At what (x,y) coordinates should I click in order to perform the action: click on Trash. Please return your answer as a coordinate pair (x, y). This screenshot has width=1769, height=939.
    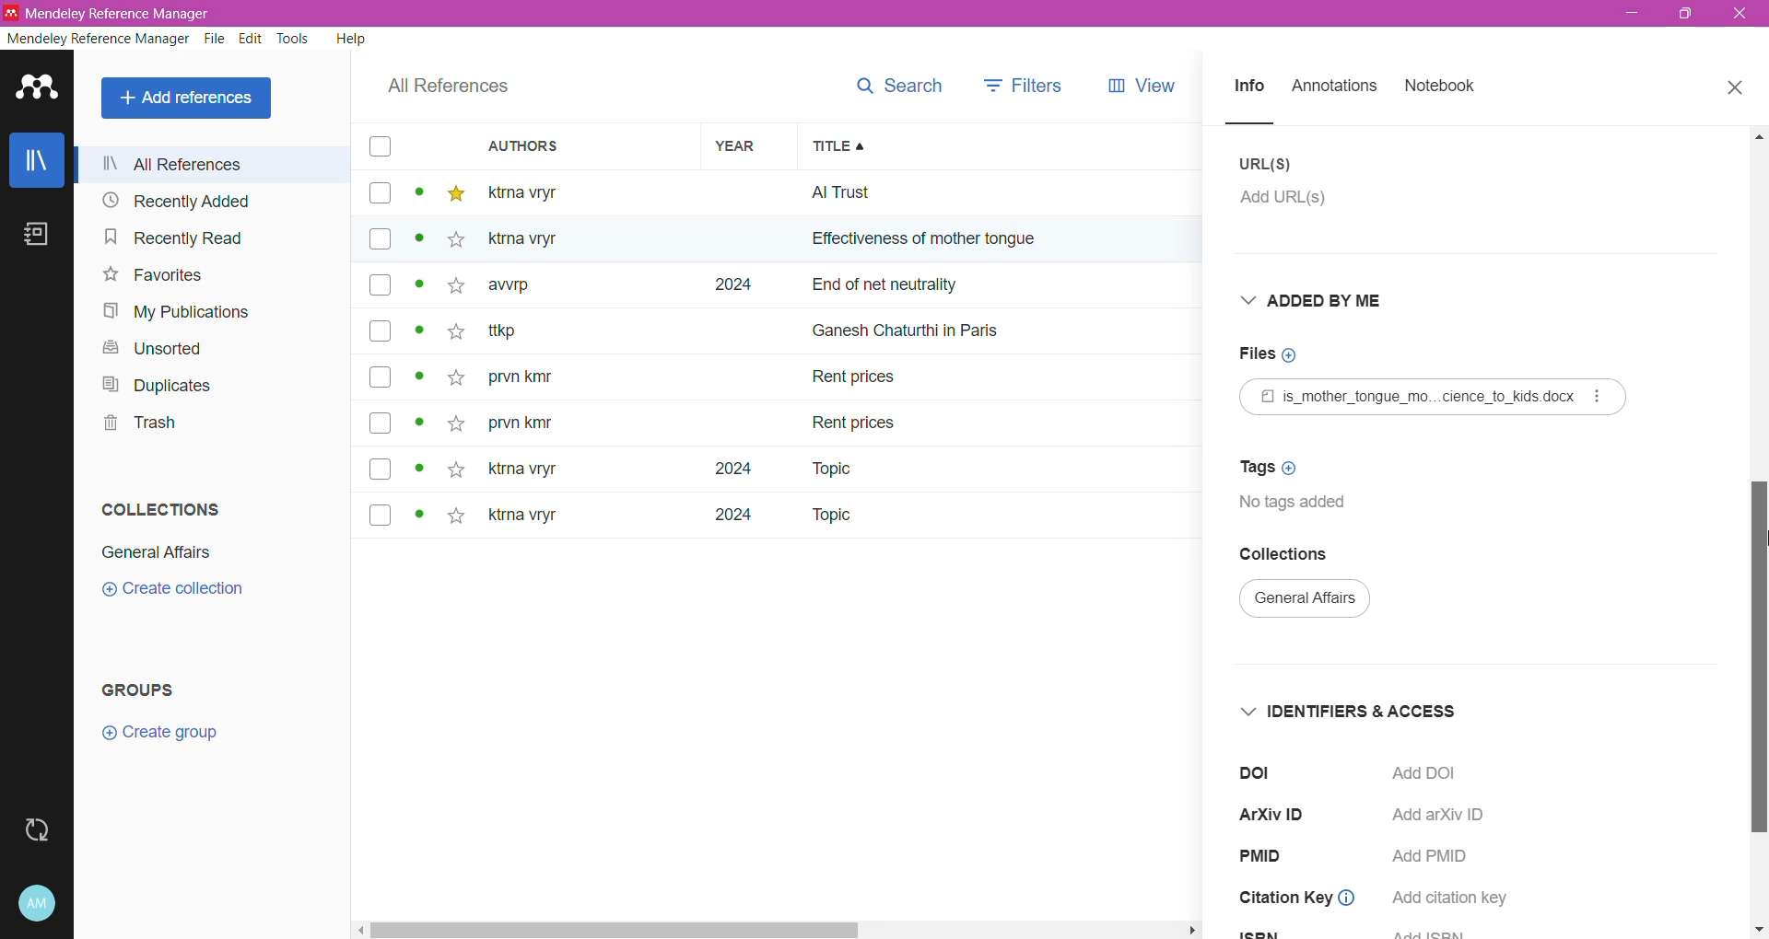
    Looking at the image, I should click on (136, 423).